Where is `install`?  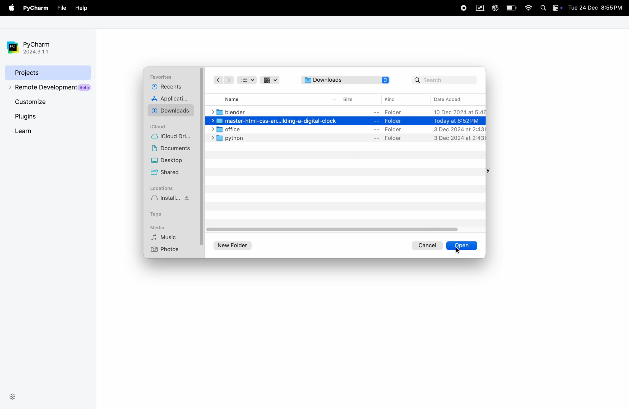 install is located at coordinates (172, 201).